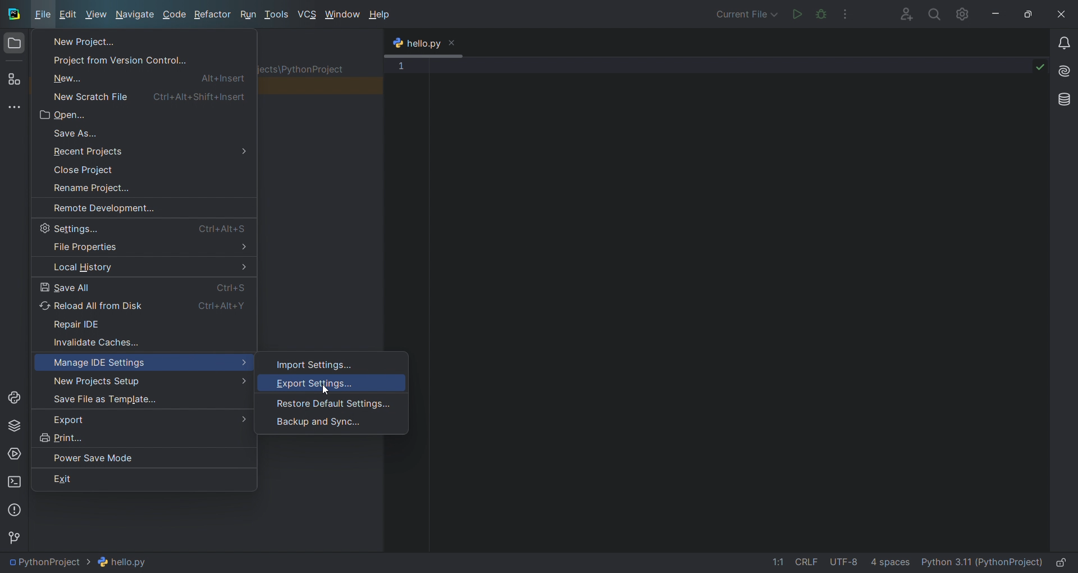 The height and width of the screenshot is (573, 1078). I want to click on python console, so click(13, 399).